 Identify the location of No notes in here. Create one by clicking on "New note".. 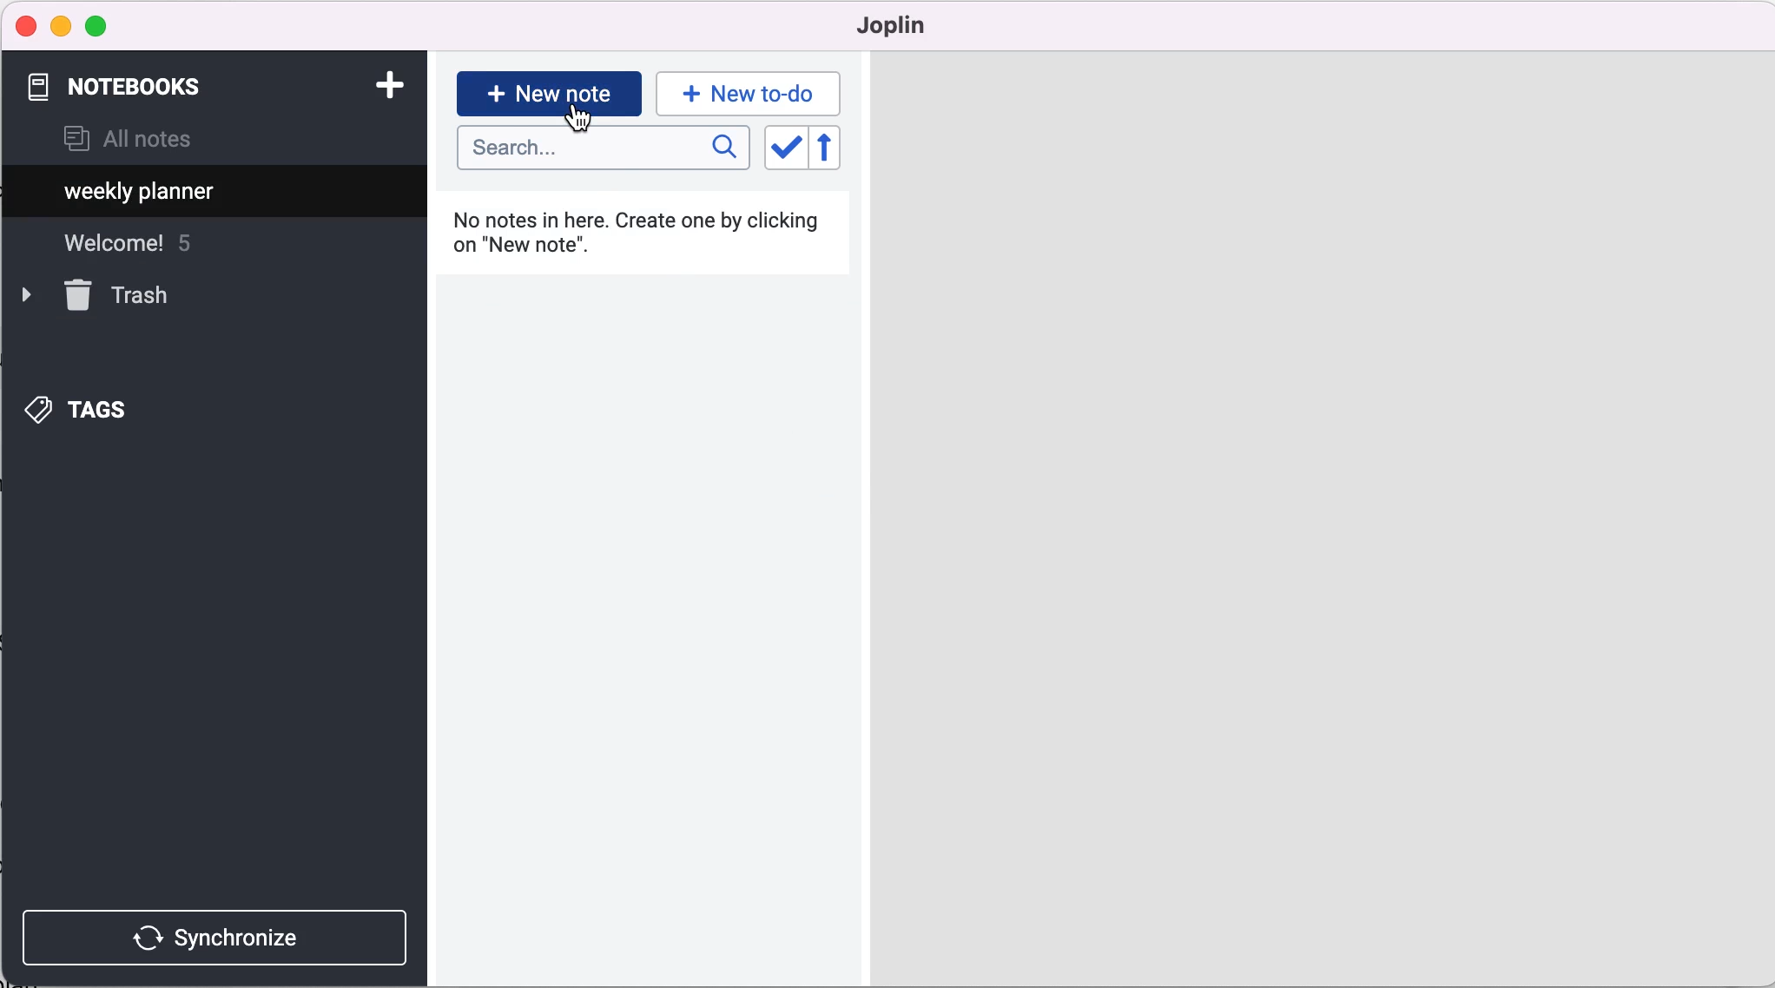
(643, 240).